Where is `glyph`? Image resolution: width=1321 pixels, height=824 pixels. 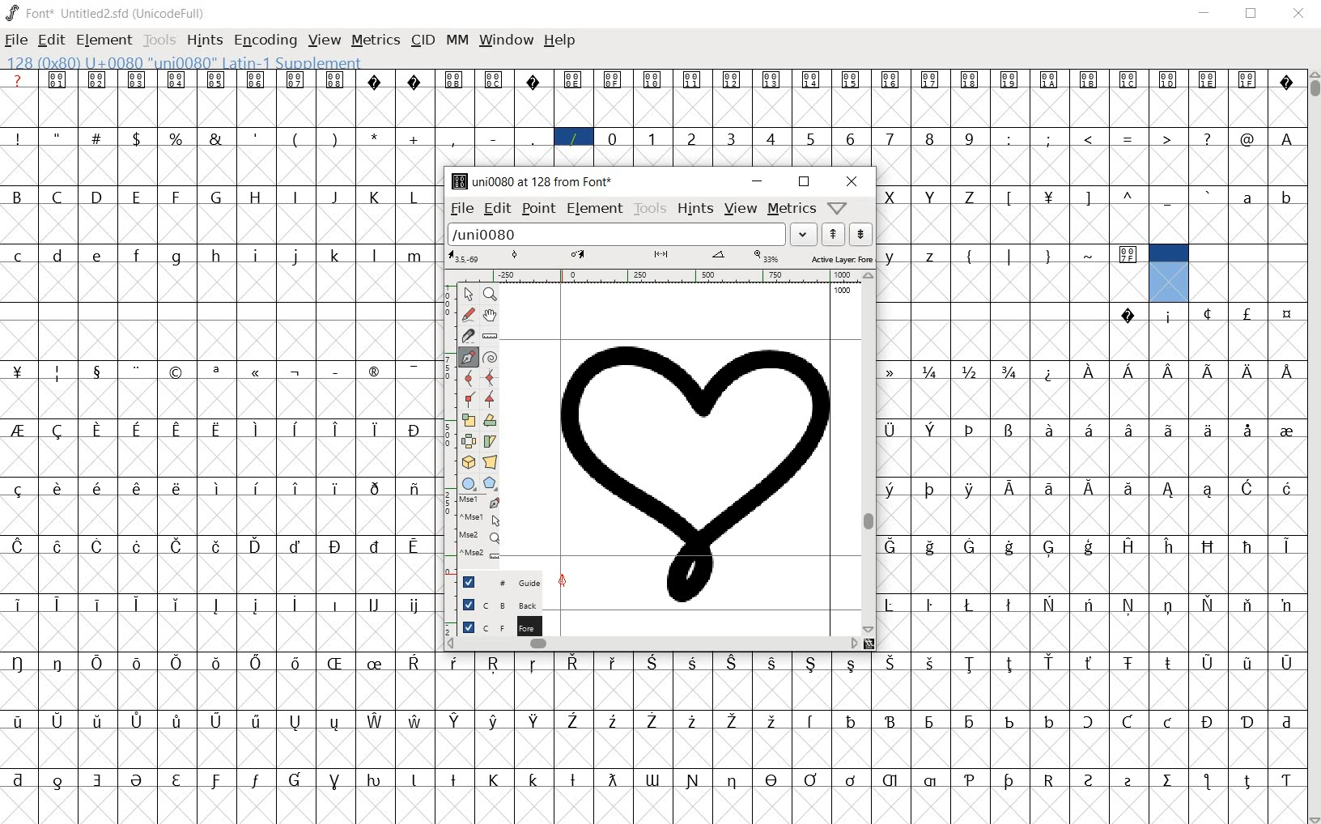 glyph is located at coordinates (57, 663).